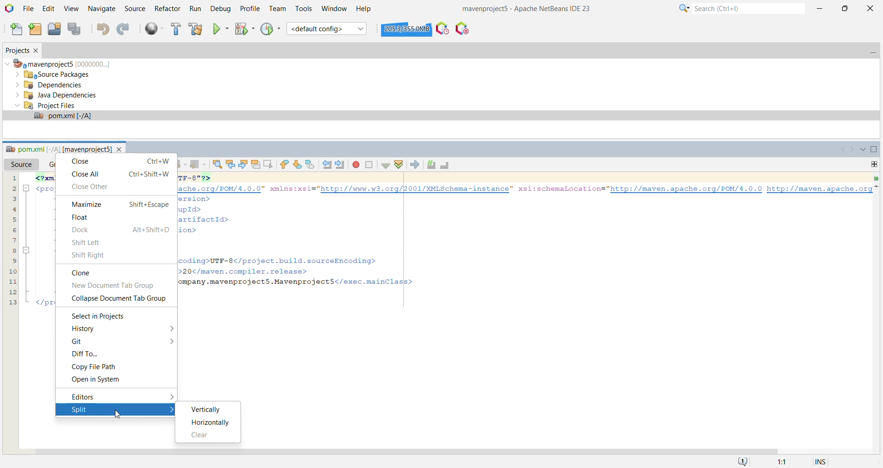  I want to click on Stop Macro Recording, so click(369, 165).